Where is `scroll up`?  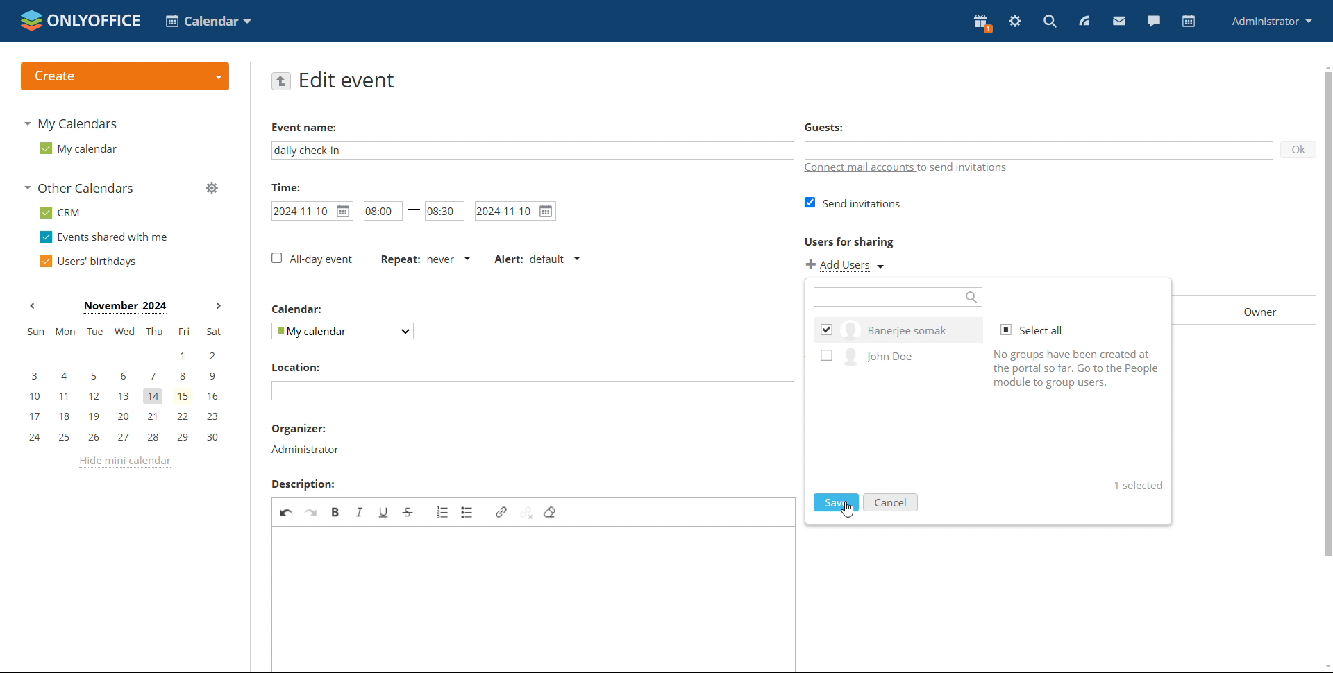
scroll up is located at coordinates (1325, 65).